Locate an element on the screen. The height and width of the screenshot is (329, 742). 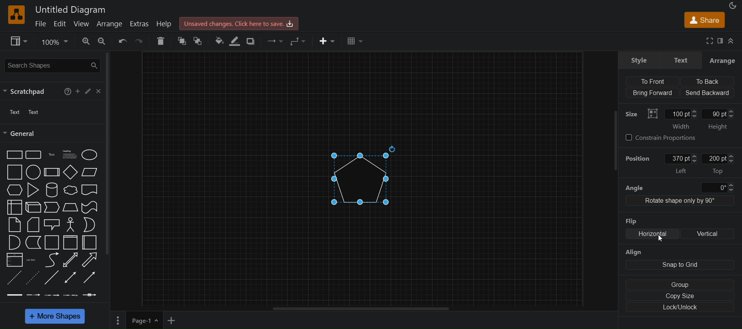
Cloud is located at coordinates (71, 190).